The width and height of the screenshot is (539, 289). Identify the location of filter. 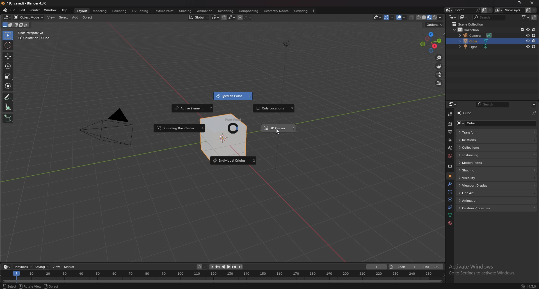
(525, 17).